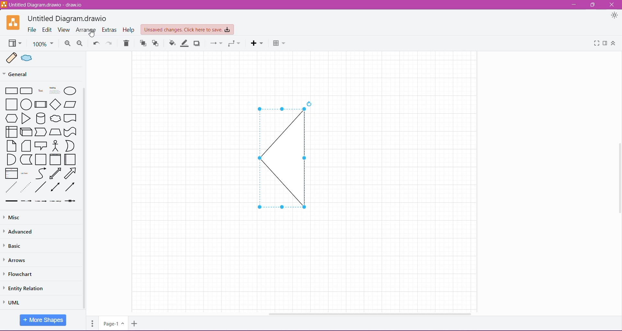 This screenshot has width=622, height=331. What do you see at coordinates (366, 312) in the screenshot?
I see `Horizontal Scroll Bar` at bounding box center [366, 312].